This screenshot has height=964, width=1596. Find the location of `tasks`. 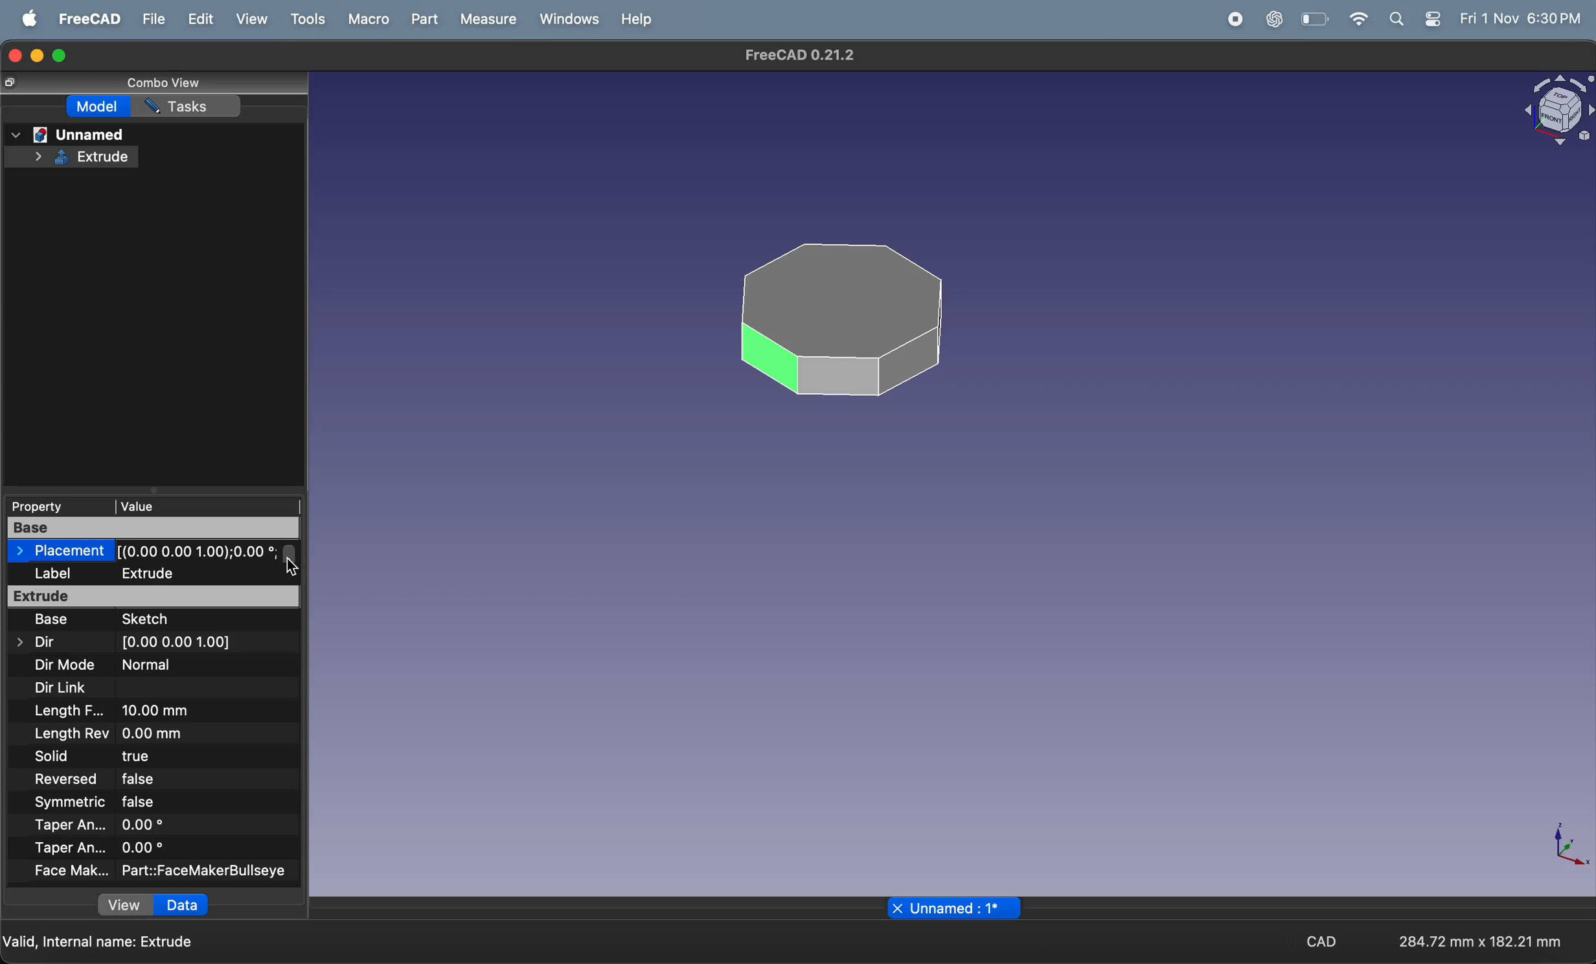

tasks is located at coordinates (191, 107).